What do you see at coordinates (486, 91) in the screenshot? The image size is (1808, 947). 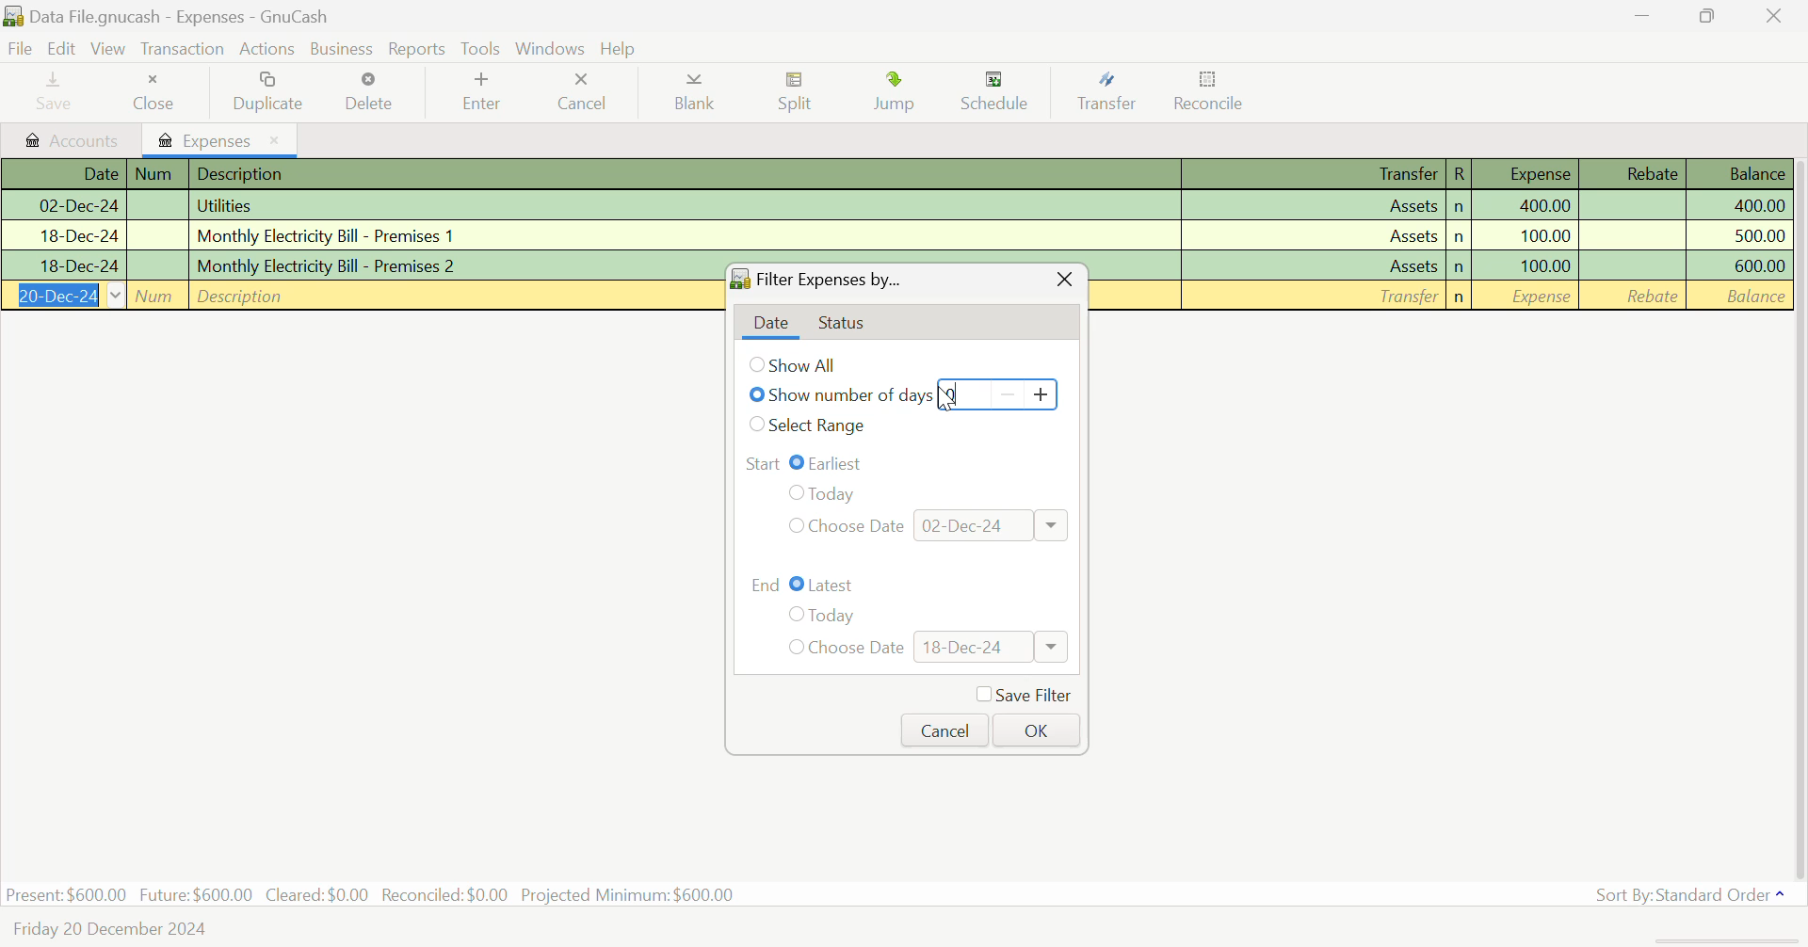 I see `Enter` at bounding box center [486, 91].